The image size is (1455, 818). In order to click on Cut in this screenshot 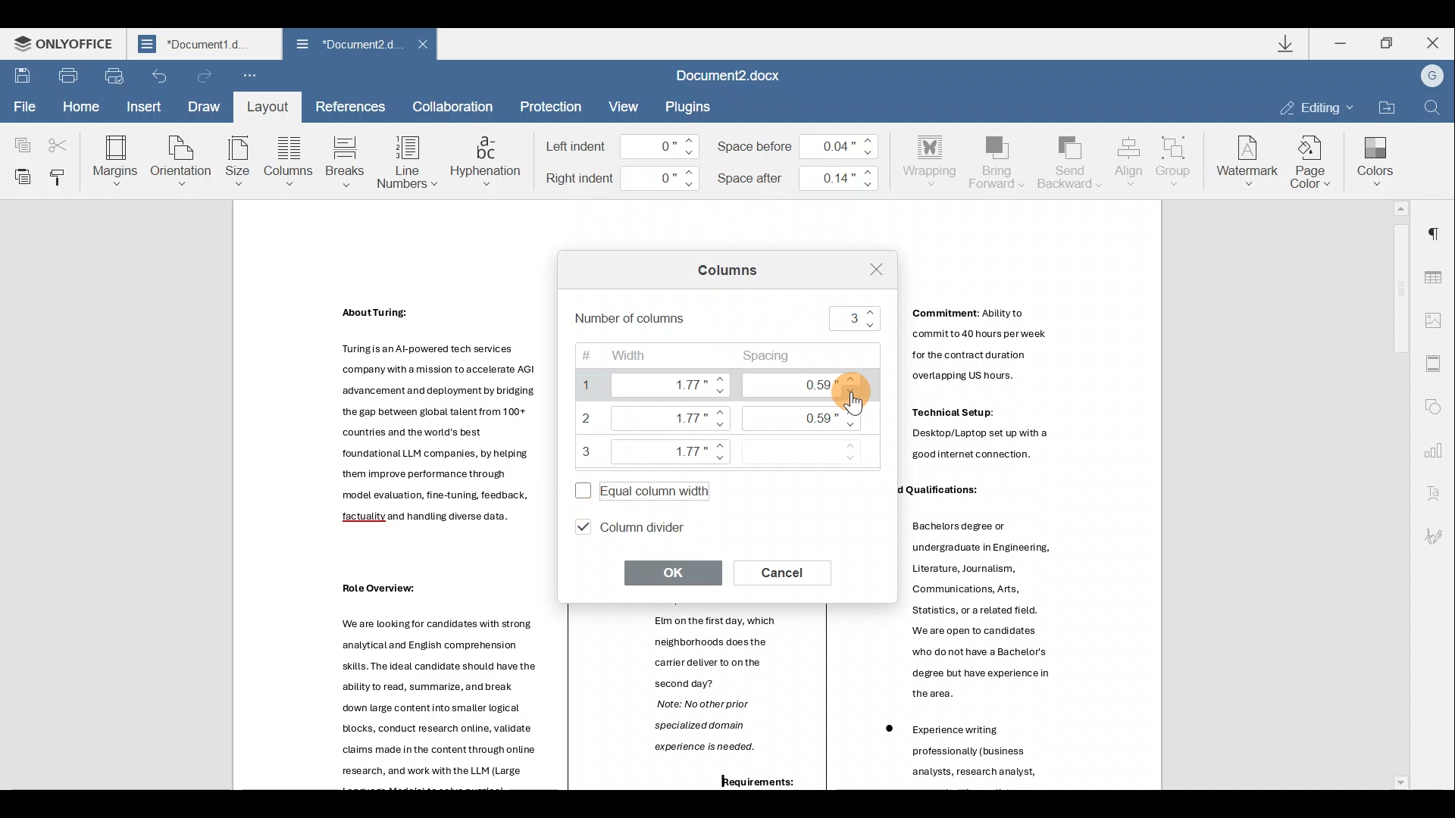, I will do `click(63, 138)`.